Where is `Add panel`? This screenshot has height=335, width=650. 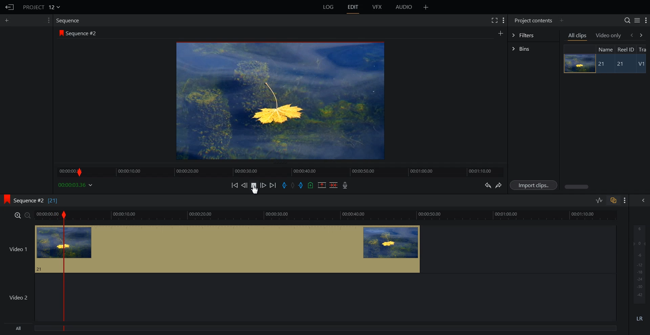 Add panel is located at coordinates (561, 20).